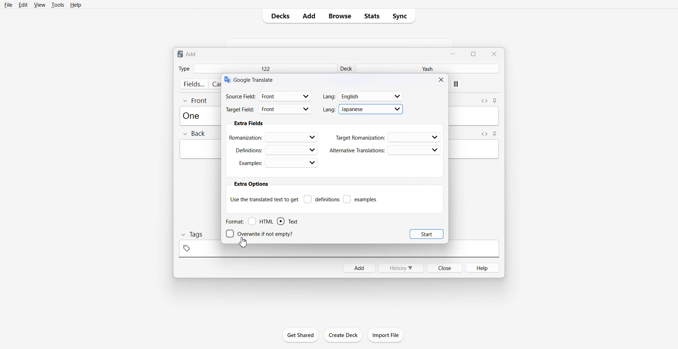 The image size is (678, 349). Describe the element at coordinates (454, 53) in the screenshot. I see `Minimize` at that location.